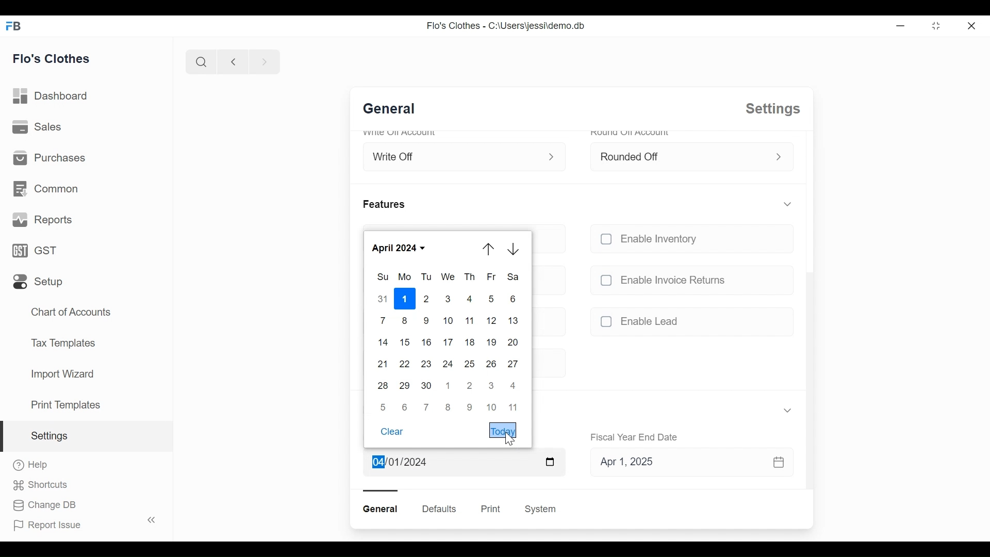 This screenshot has height=557, width=990. I want to click on Th, so click(470, 277).